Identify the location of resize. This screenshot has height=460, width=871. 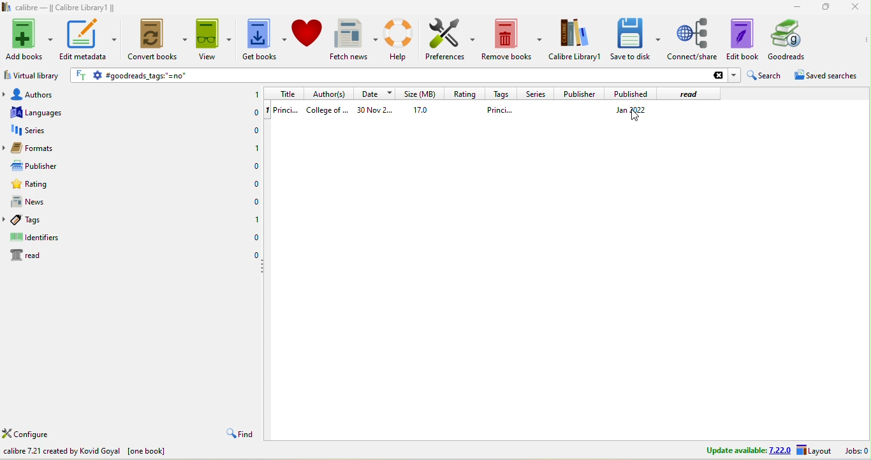
(825, 6).